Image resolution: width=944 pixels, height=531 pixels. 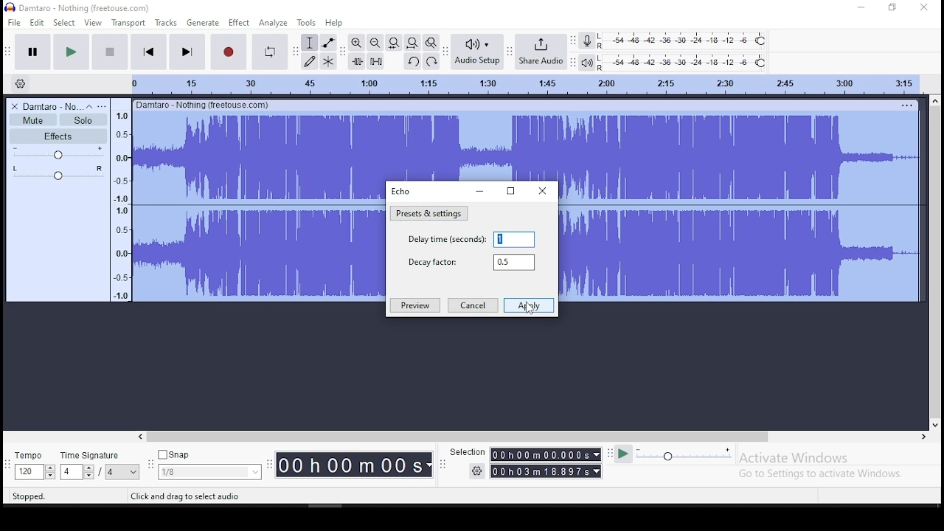 I want to click on stop, so click(x=110, y=51).